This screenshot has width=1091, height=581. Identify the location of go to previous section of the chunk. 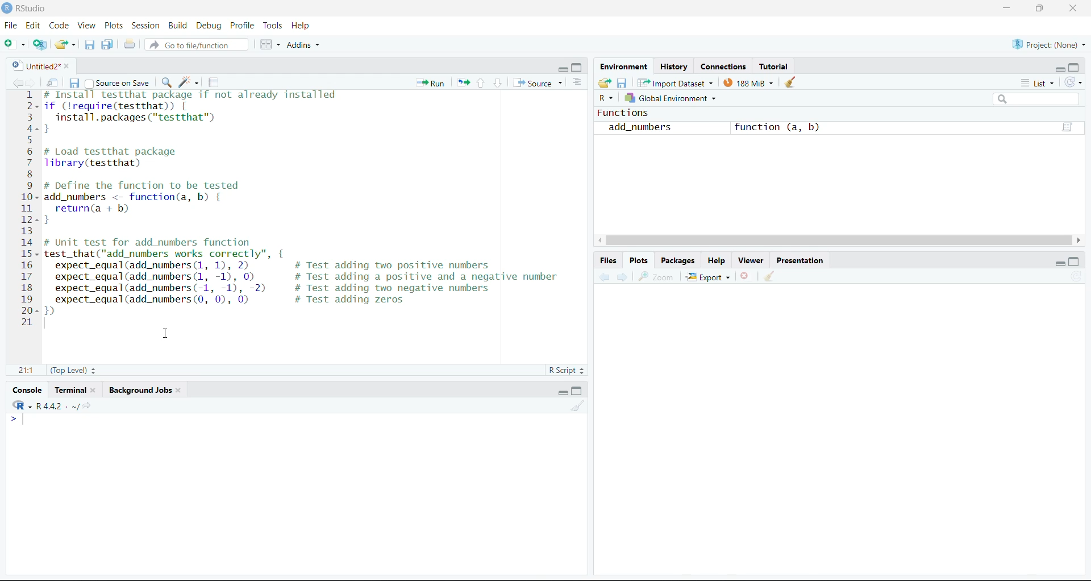
(482, 84).